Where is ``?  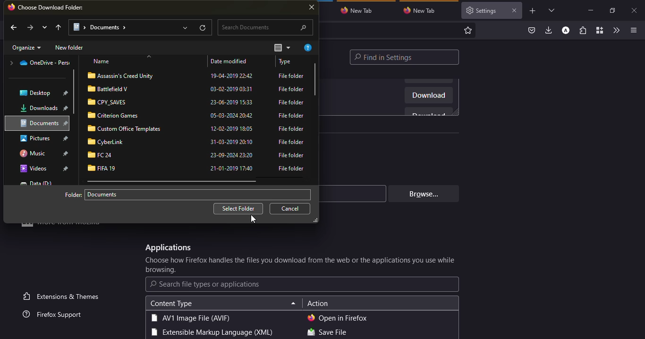
 is located at coordinates (232, 154).